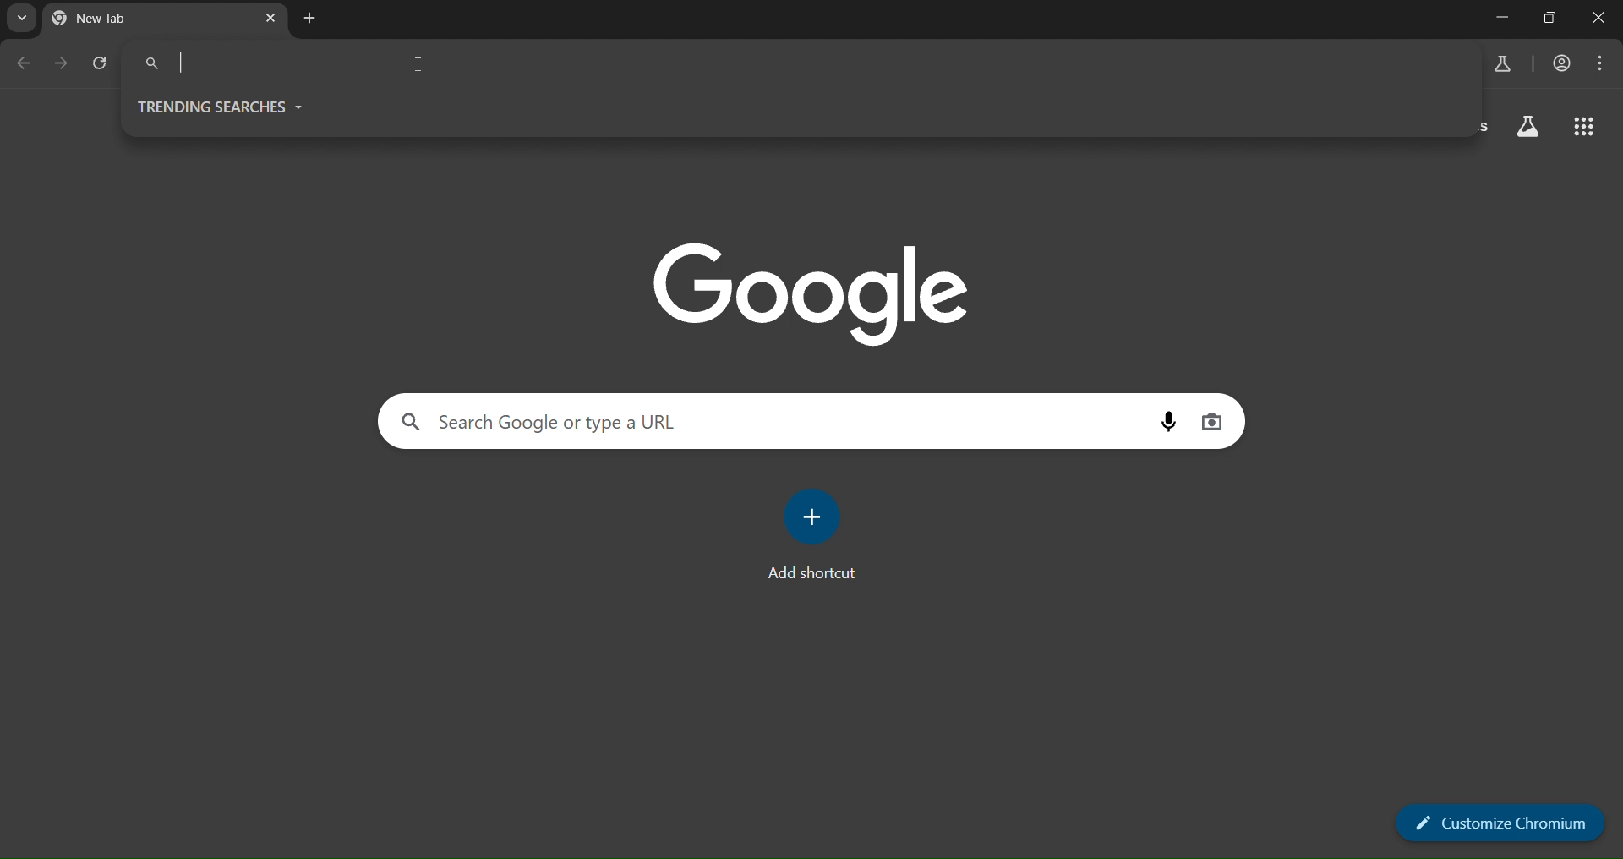  I want to click on close tab, so click(272, 16).